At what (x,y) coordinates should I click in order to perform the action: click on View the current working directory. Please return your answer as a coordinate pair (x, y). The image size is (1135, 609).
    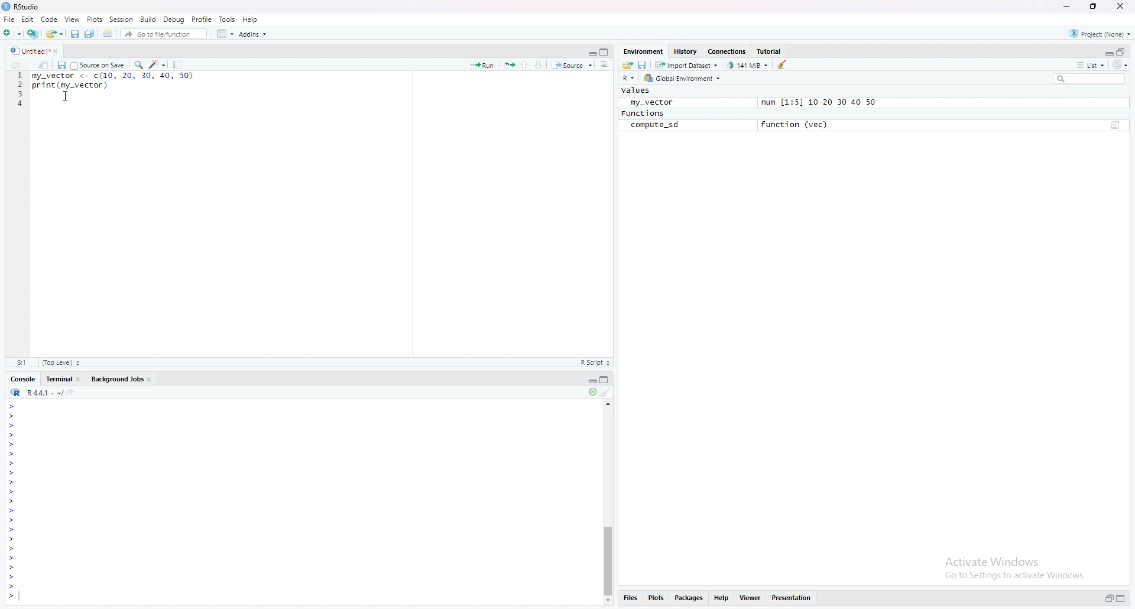
    Looking at the image, I should click on (73, 391).